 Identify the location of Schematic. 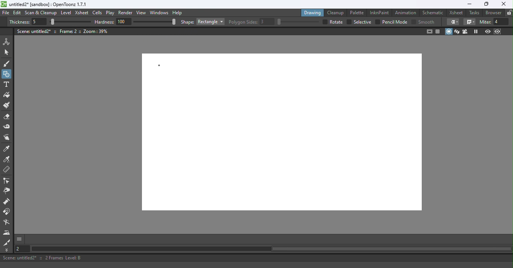
(433, 13).